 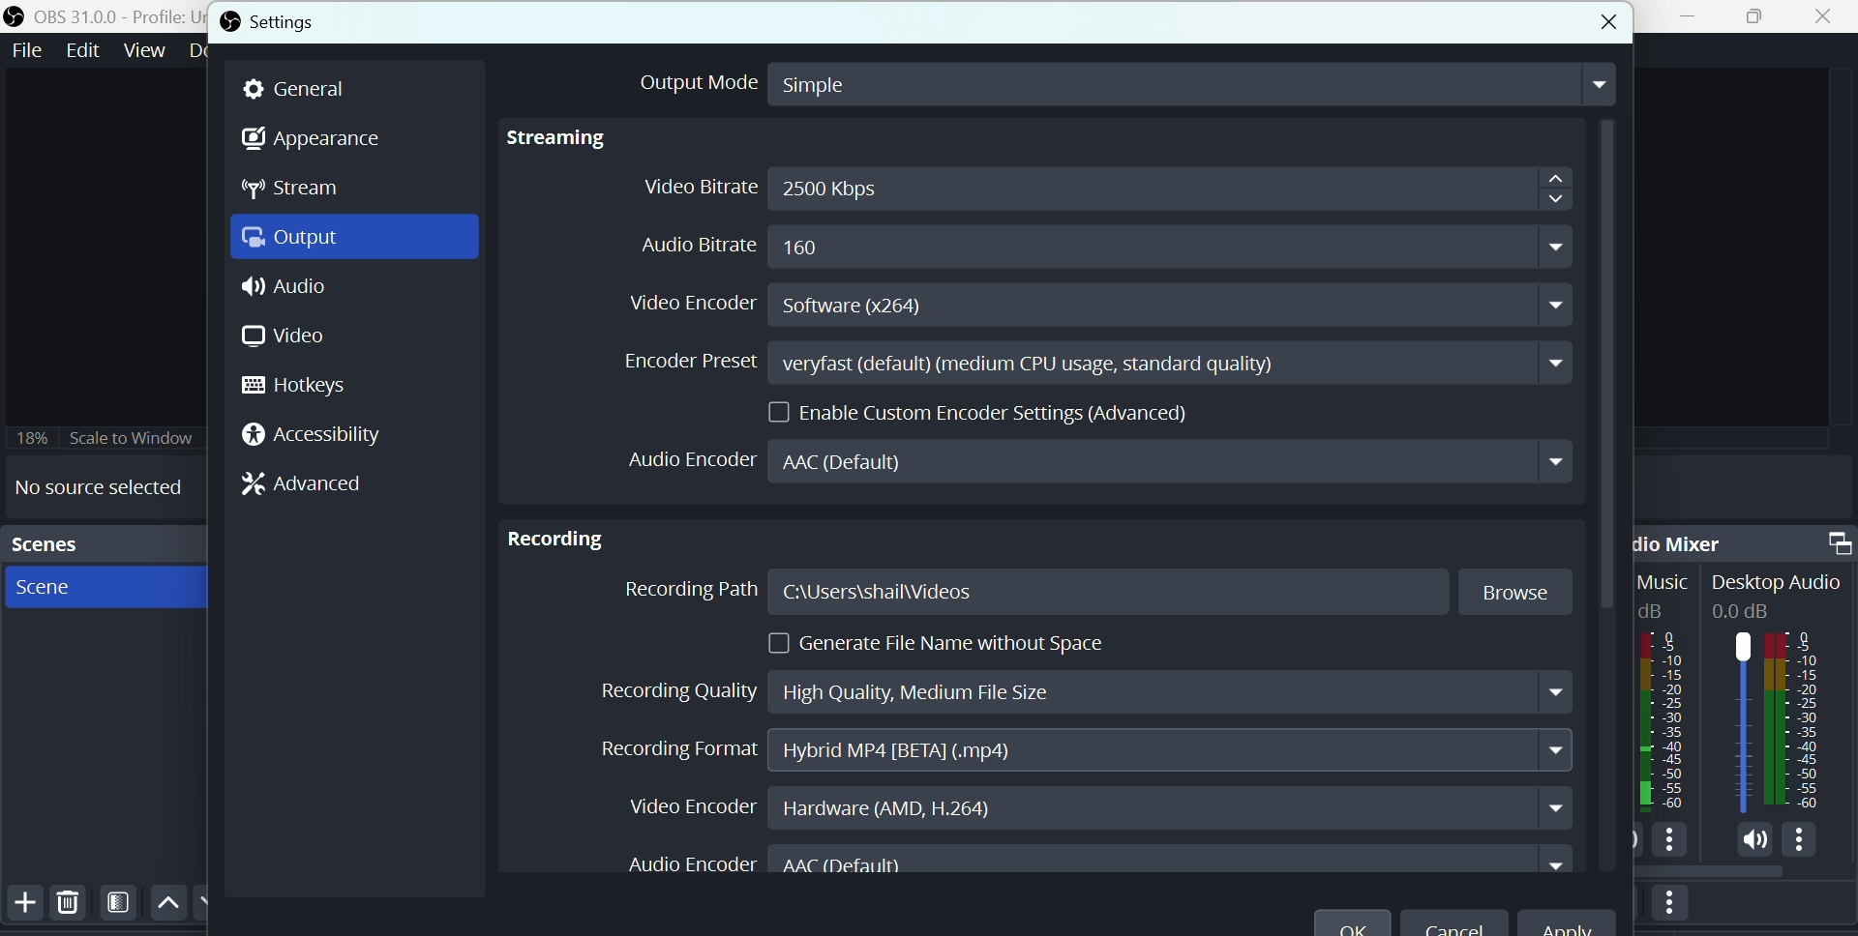 I want to click on  Scale to window, so click(x=104, y=437).